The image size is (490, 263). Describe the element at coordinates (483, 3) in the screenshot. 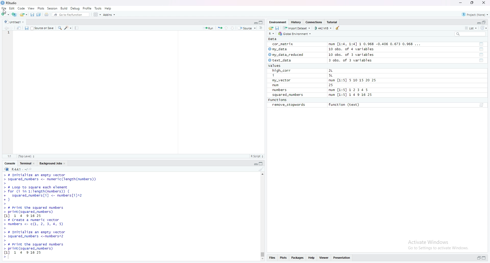

I see `Close` at that location.